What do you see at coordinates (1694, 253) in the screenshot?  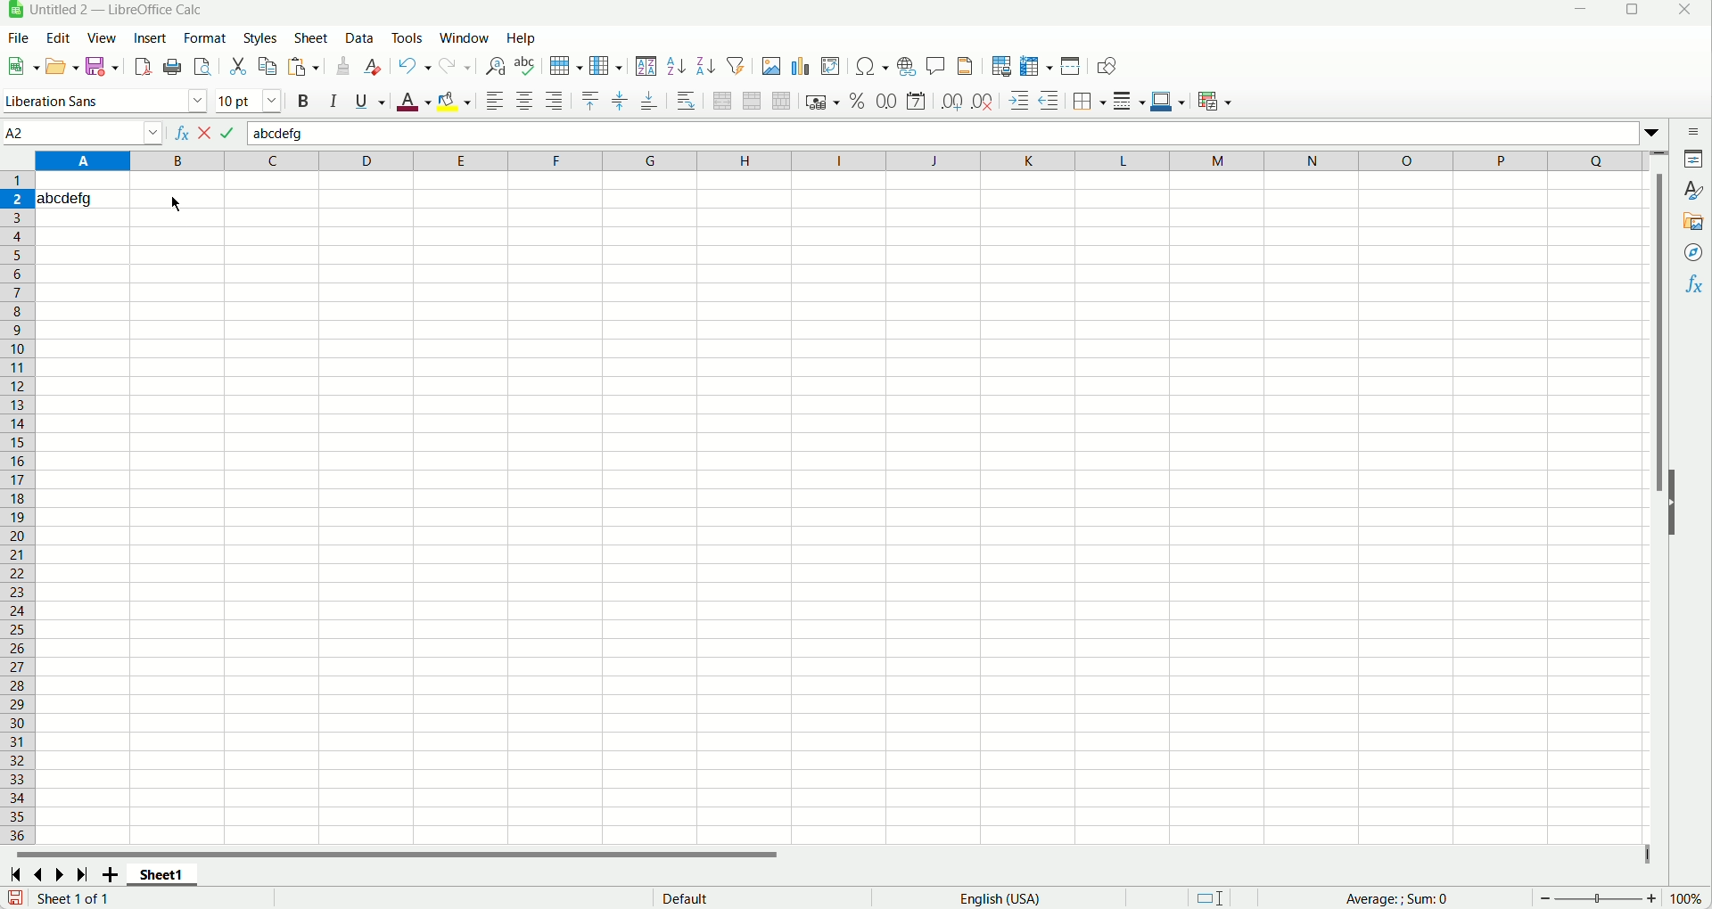 I see `navigator` at bounding box center [1694, 253].